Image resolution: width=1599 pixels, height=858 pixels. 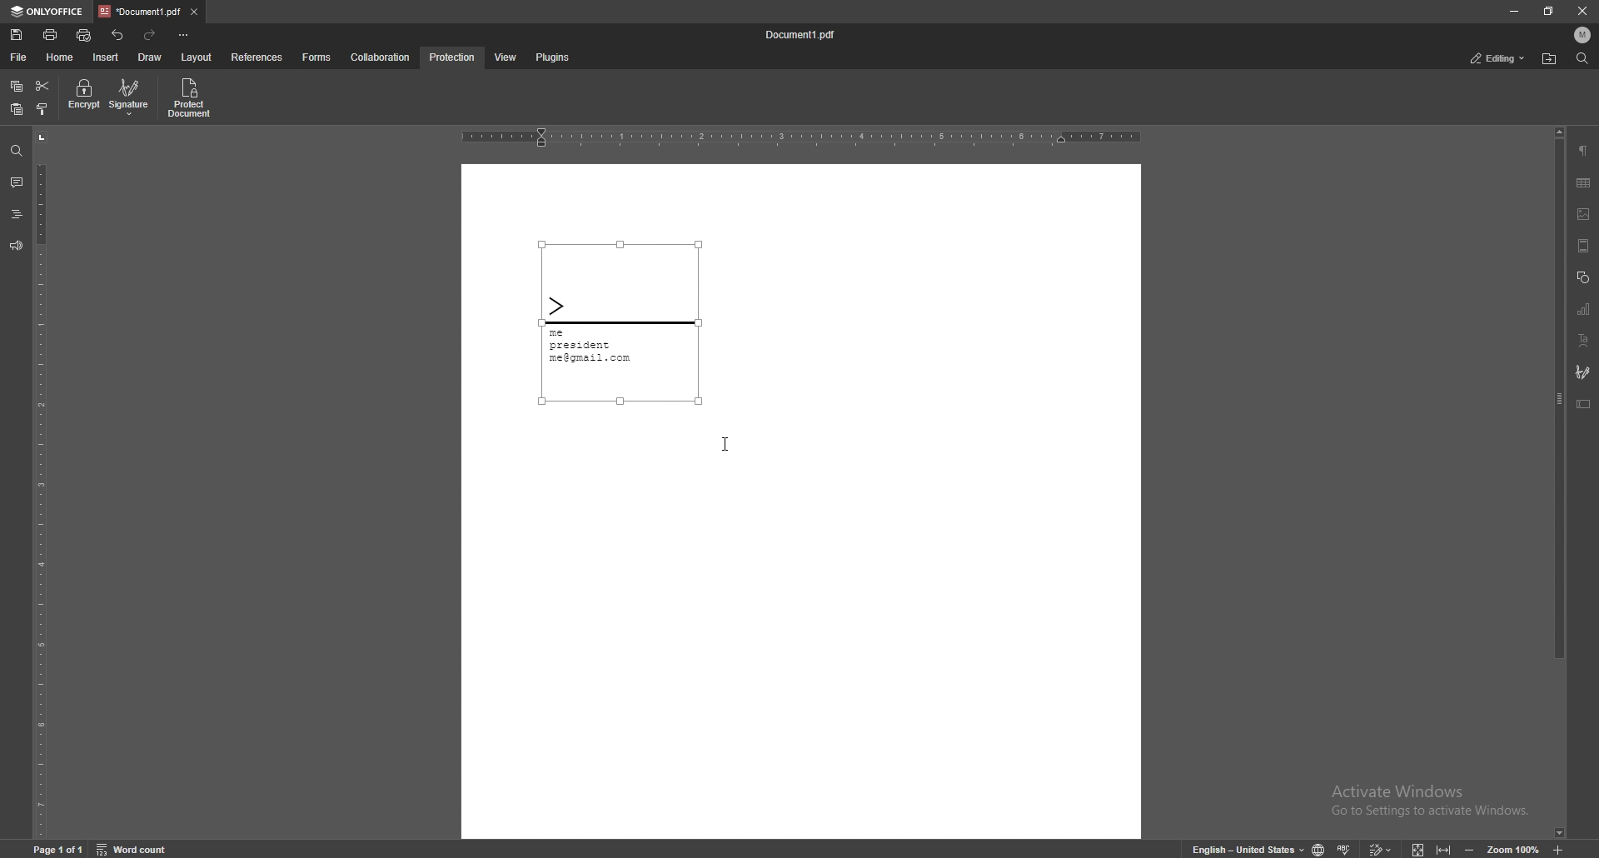 I want to click on signature, so click(x=131, y=97).